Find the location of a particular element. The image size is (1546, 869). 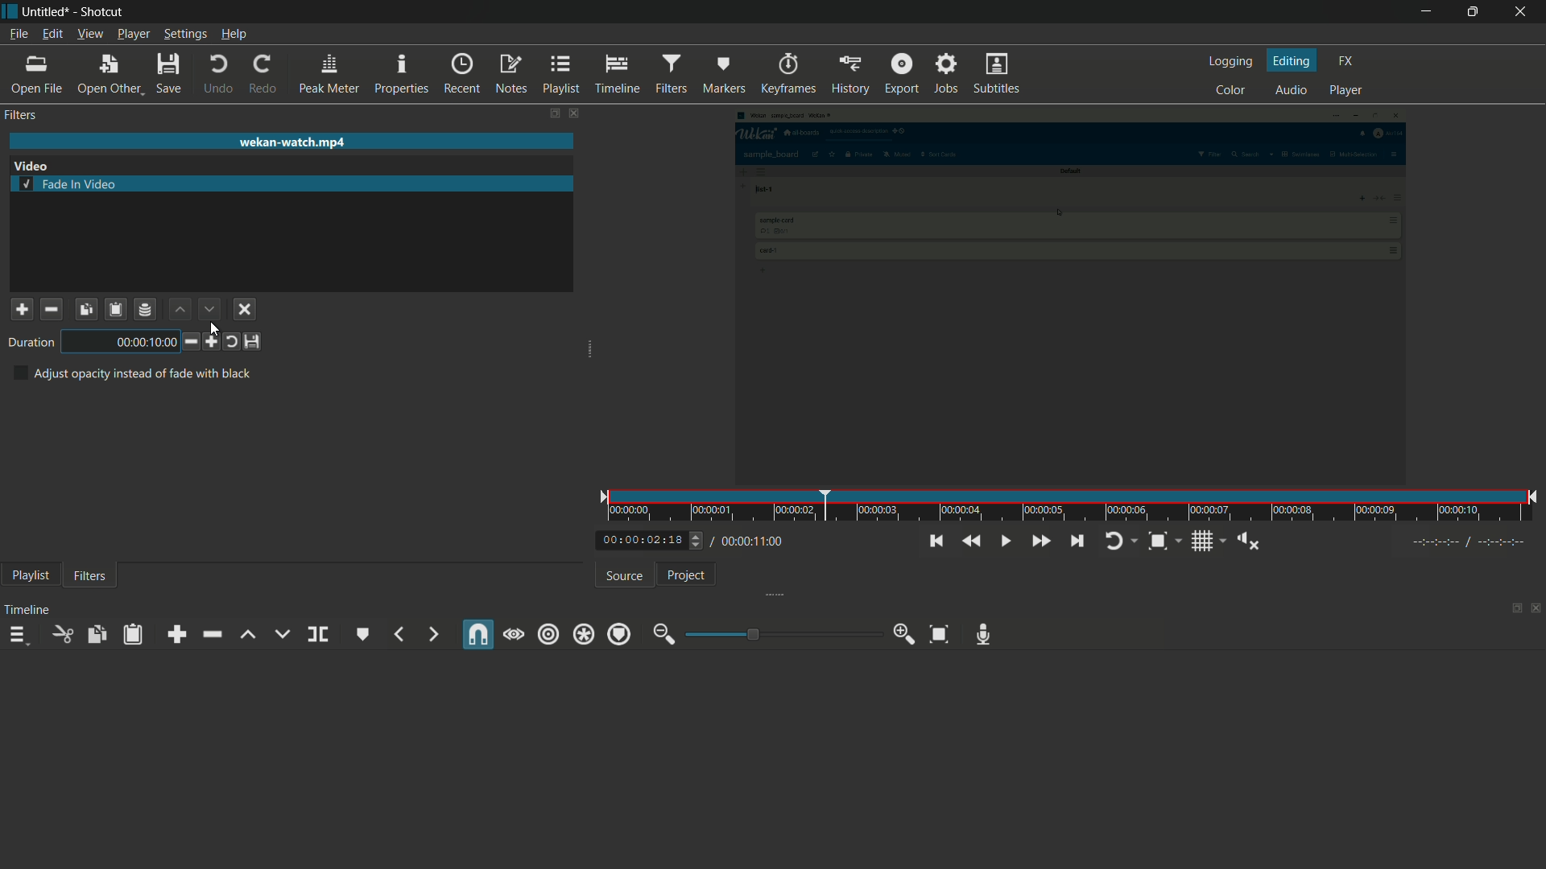

close filter is located at coordinates (574, 114).